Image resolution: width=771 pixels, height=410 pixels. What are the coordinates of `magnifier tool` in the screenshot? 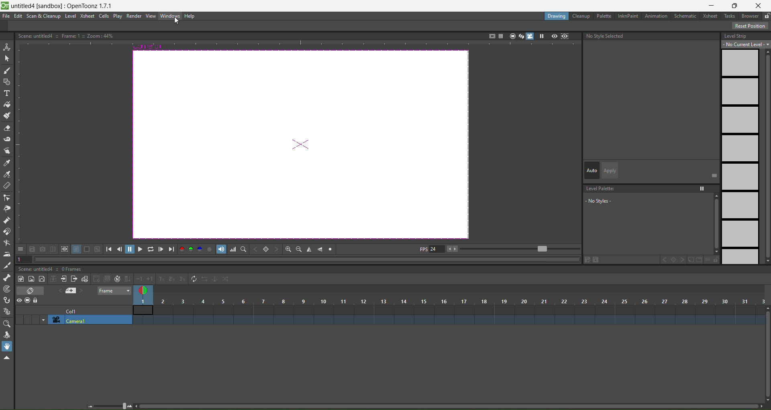 It's located at (8, 324).